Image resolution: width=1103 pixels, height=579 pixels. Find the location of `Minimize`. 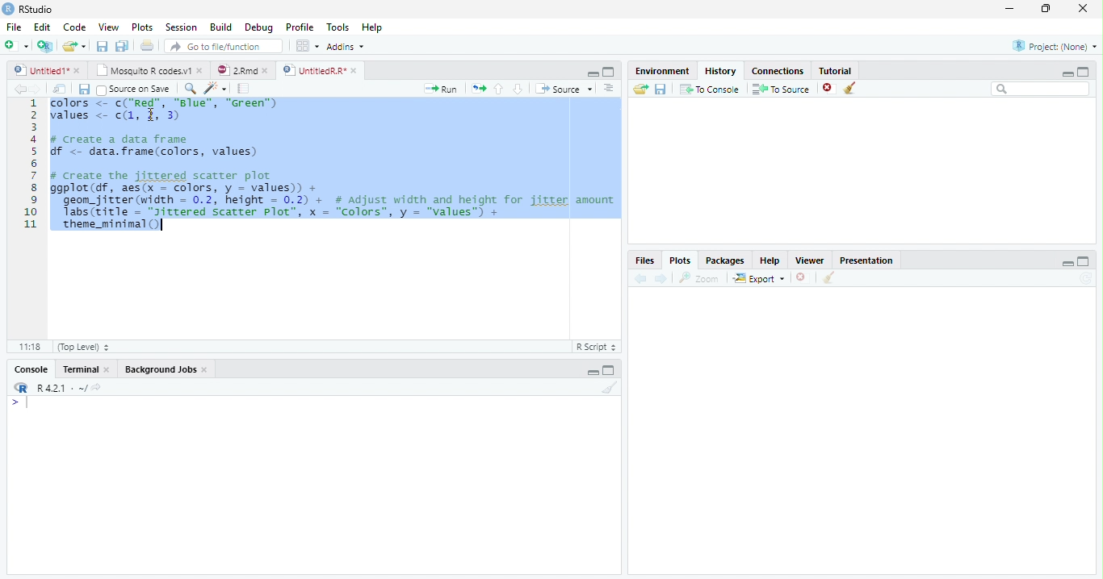

Minimize is located at coordinates (1067, 73).